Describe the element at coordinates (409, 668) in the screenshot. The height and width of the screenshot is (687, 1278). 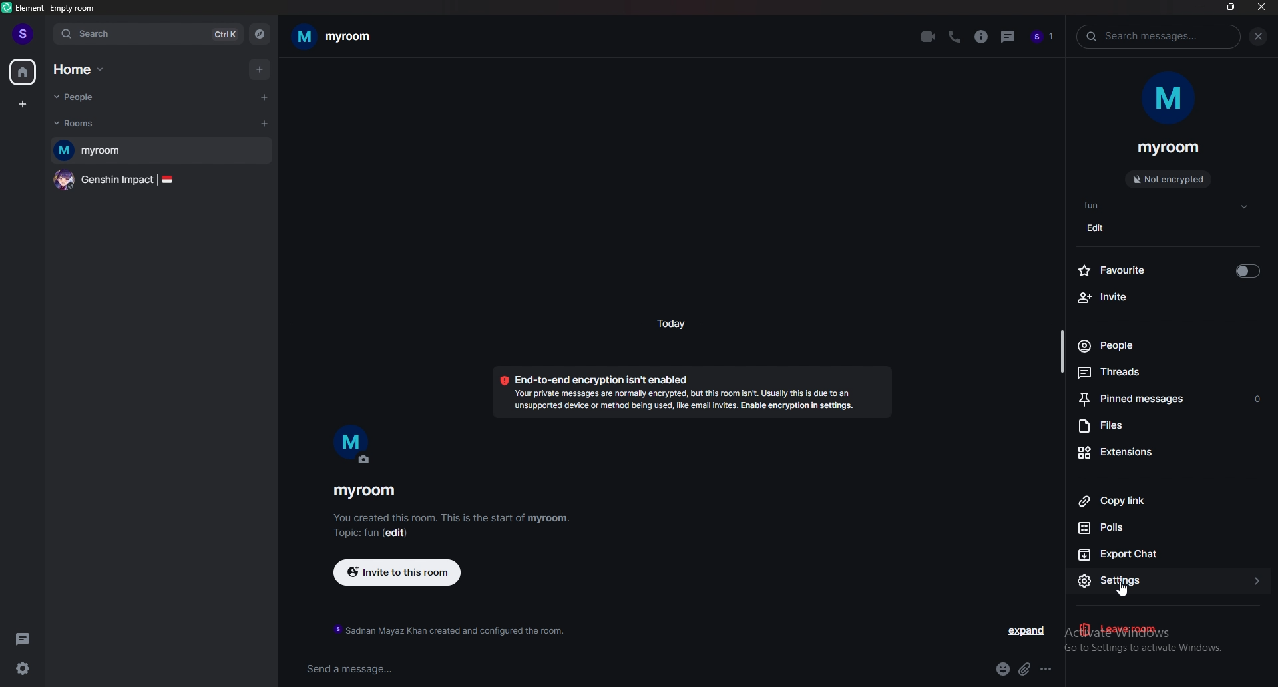
I see `send a message` at that location.